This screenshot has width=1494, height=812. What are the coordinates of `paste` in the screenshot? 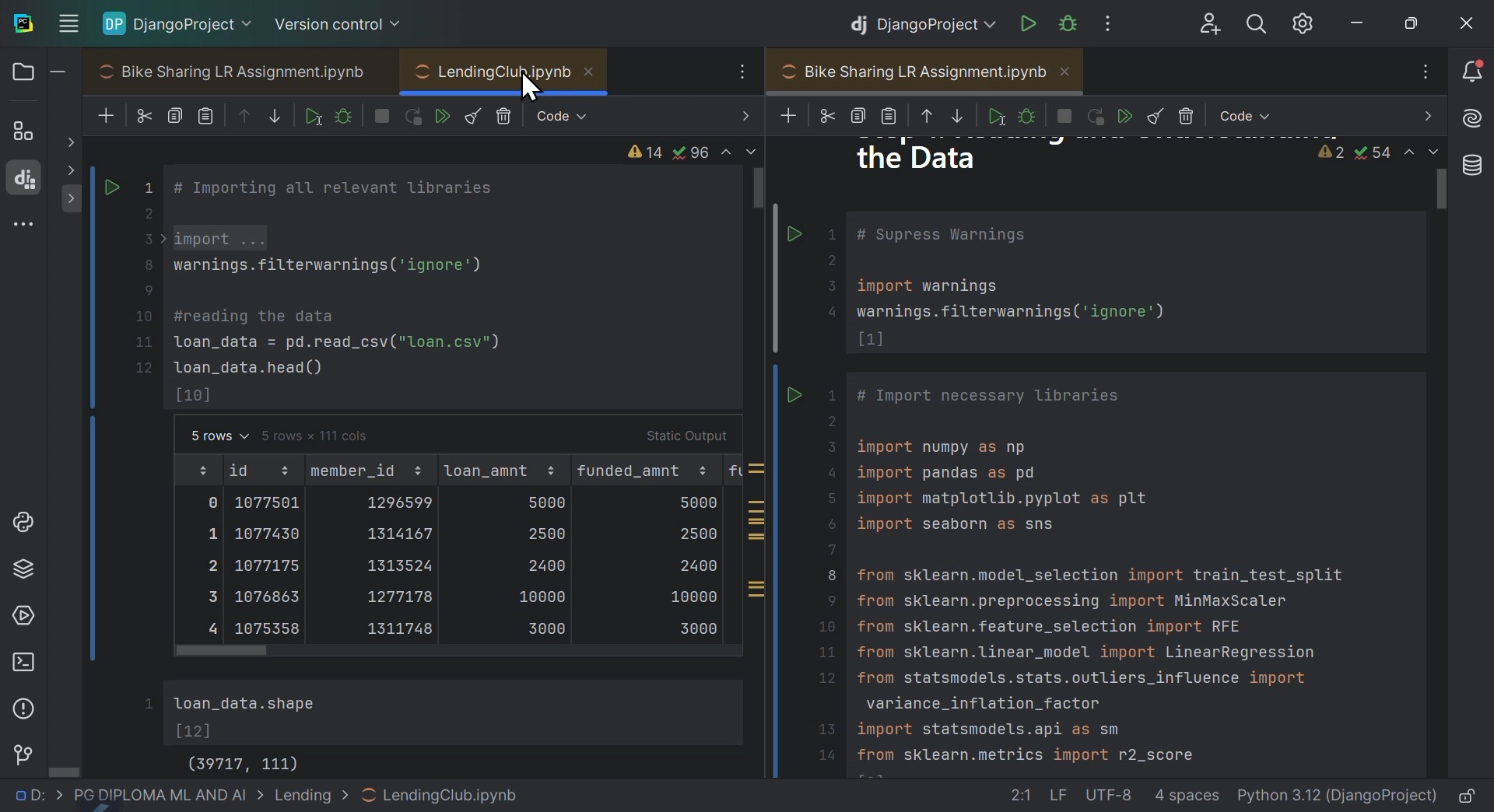 It's located at (209, 117).